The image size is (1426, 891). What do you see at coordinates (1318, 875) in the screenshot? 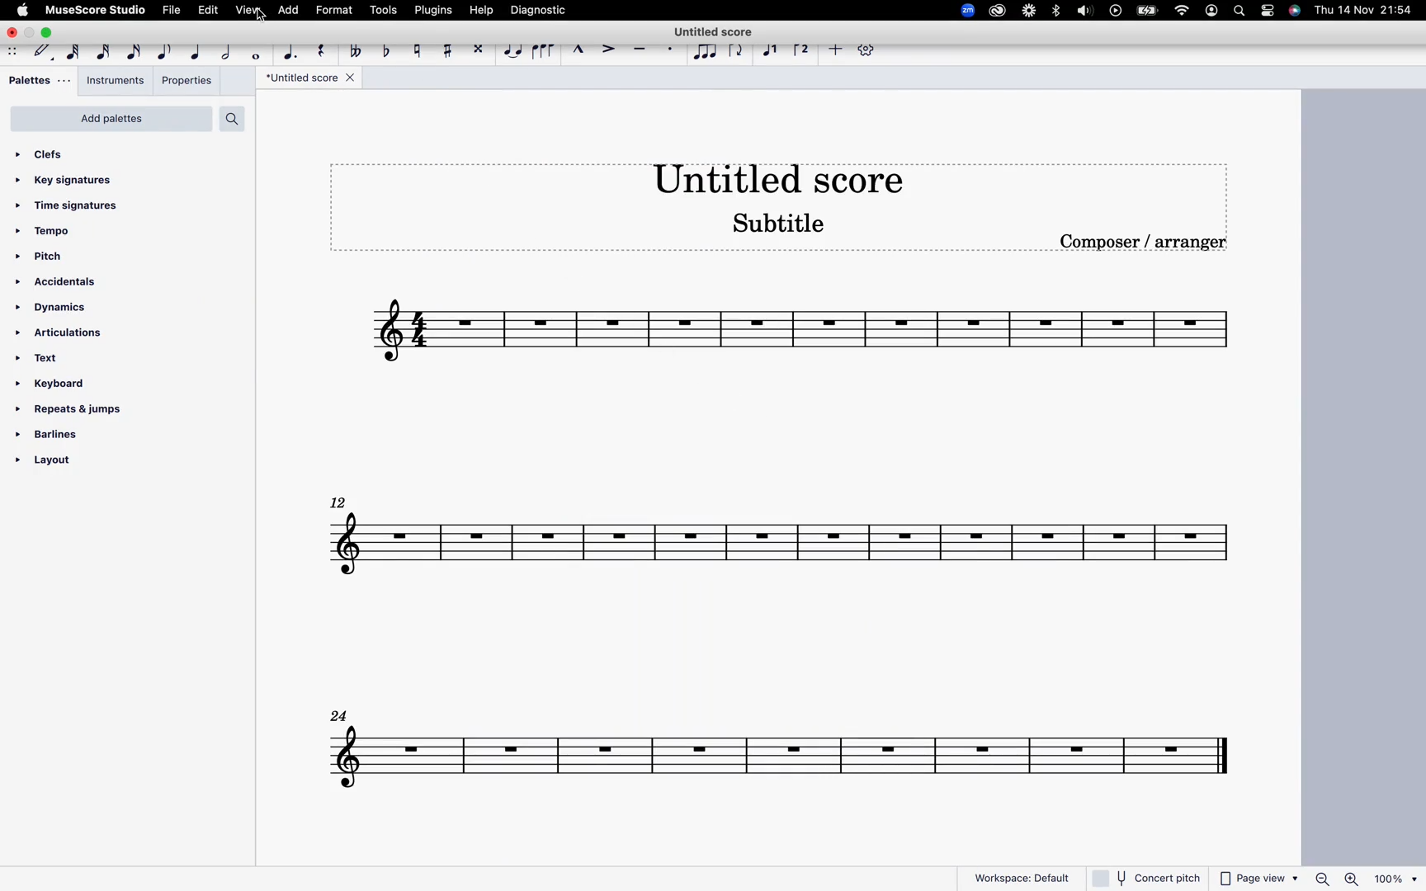
I see `zoom out` at bounding box center [1318, 875].